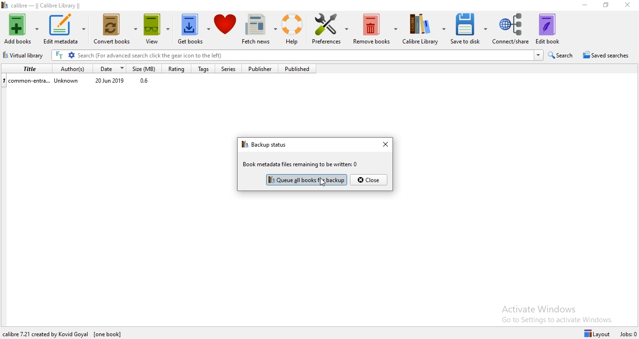  Describe the element at coordinates (226, 30) in the screenshot. I see `Donate to calibre` at that location.